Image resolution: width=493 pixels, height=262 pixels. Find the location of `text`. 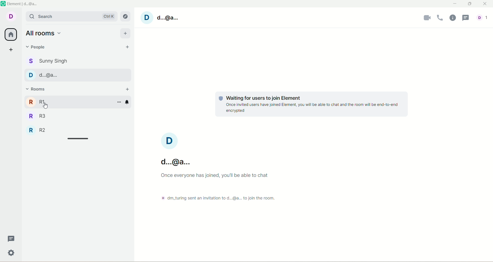

text is located at coordinates (178, 148).